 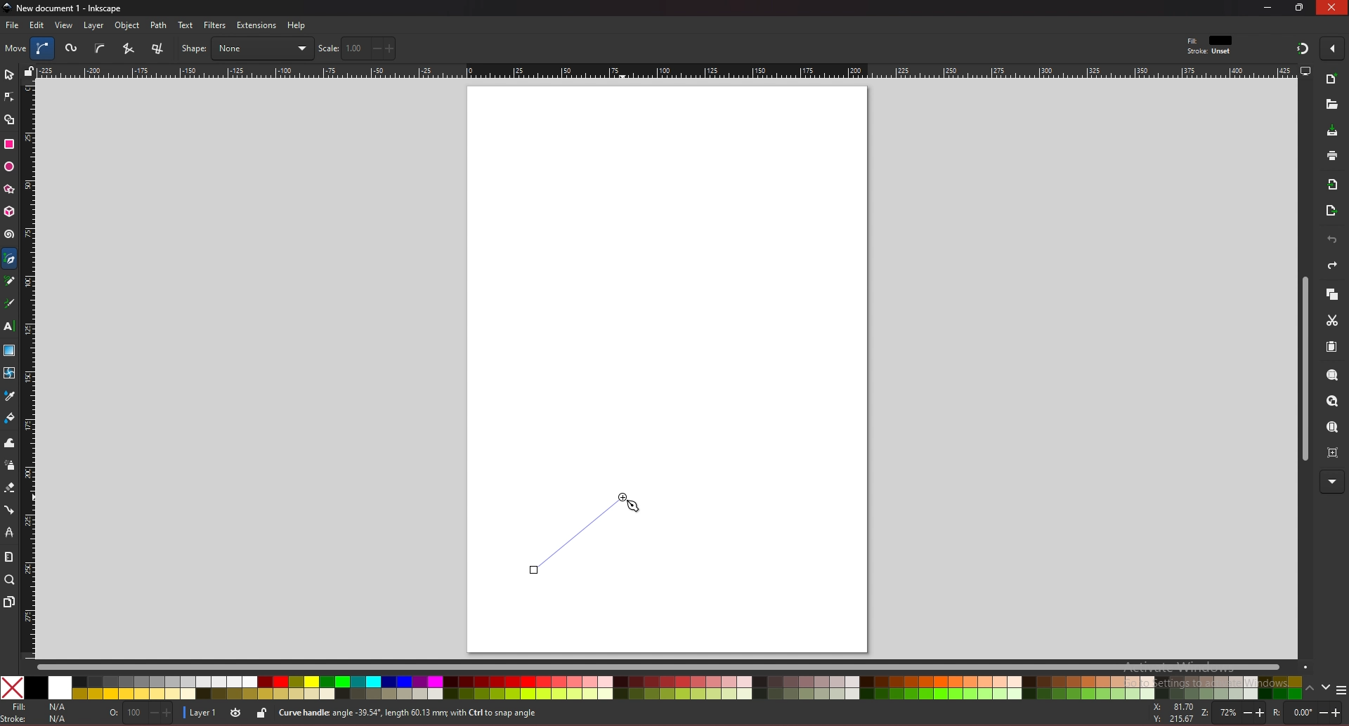 I want to click on horizontal rule, so click(x=666, y=70).